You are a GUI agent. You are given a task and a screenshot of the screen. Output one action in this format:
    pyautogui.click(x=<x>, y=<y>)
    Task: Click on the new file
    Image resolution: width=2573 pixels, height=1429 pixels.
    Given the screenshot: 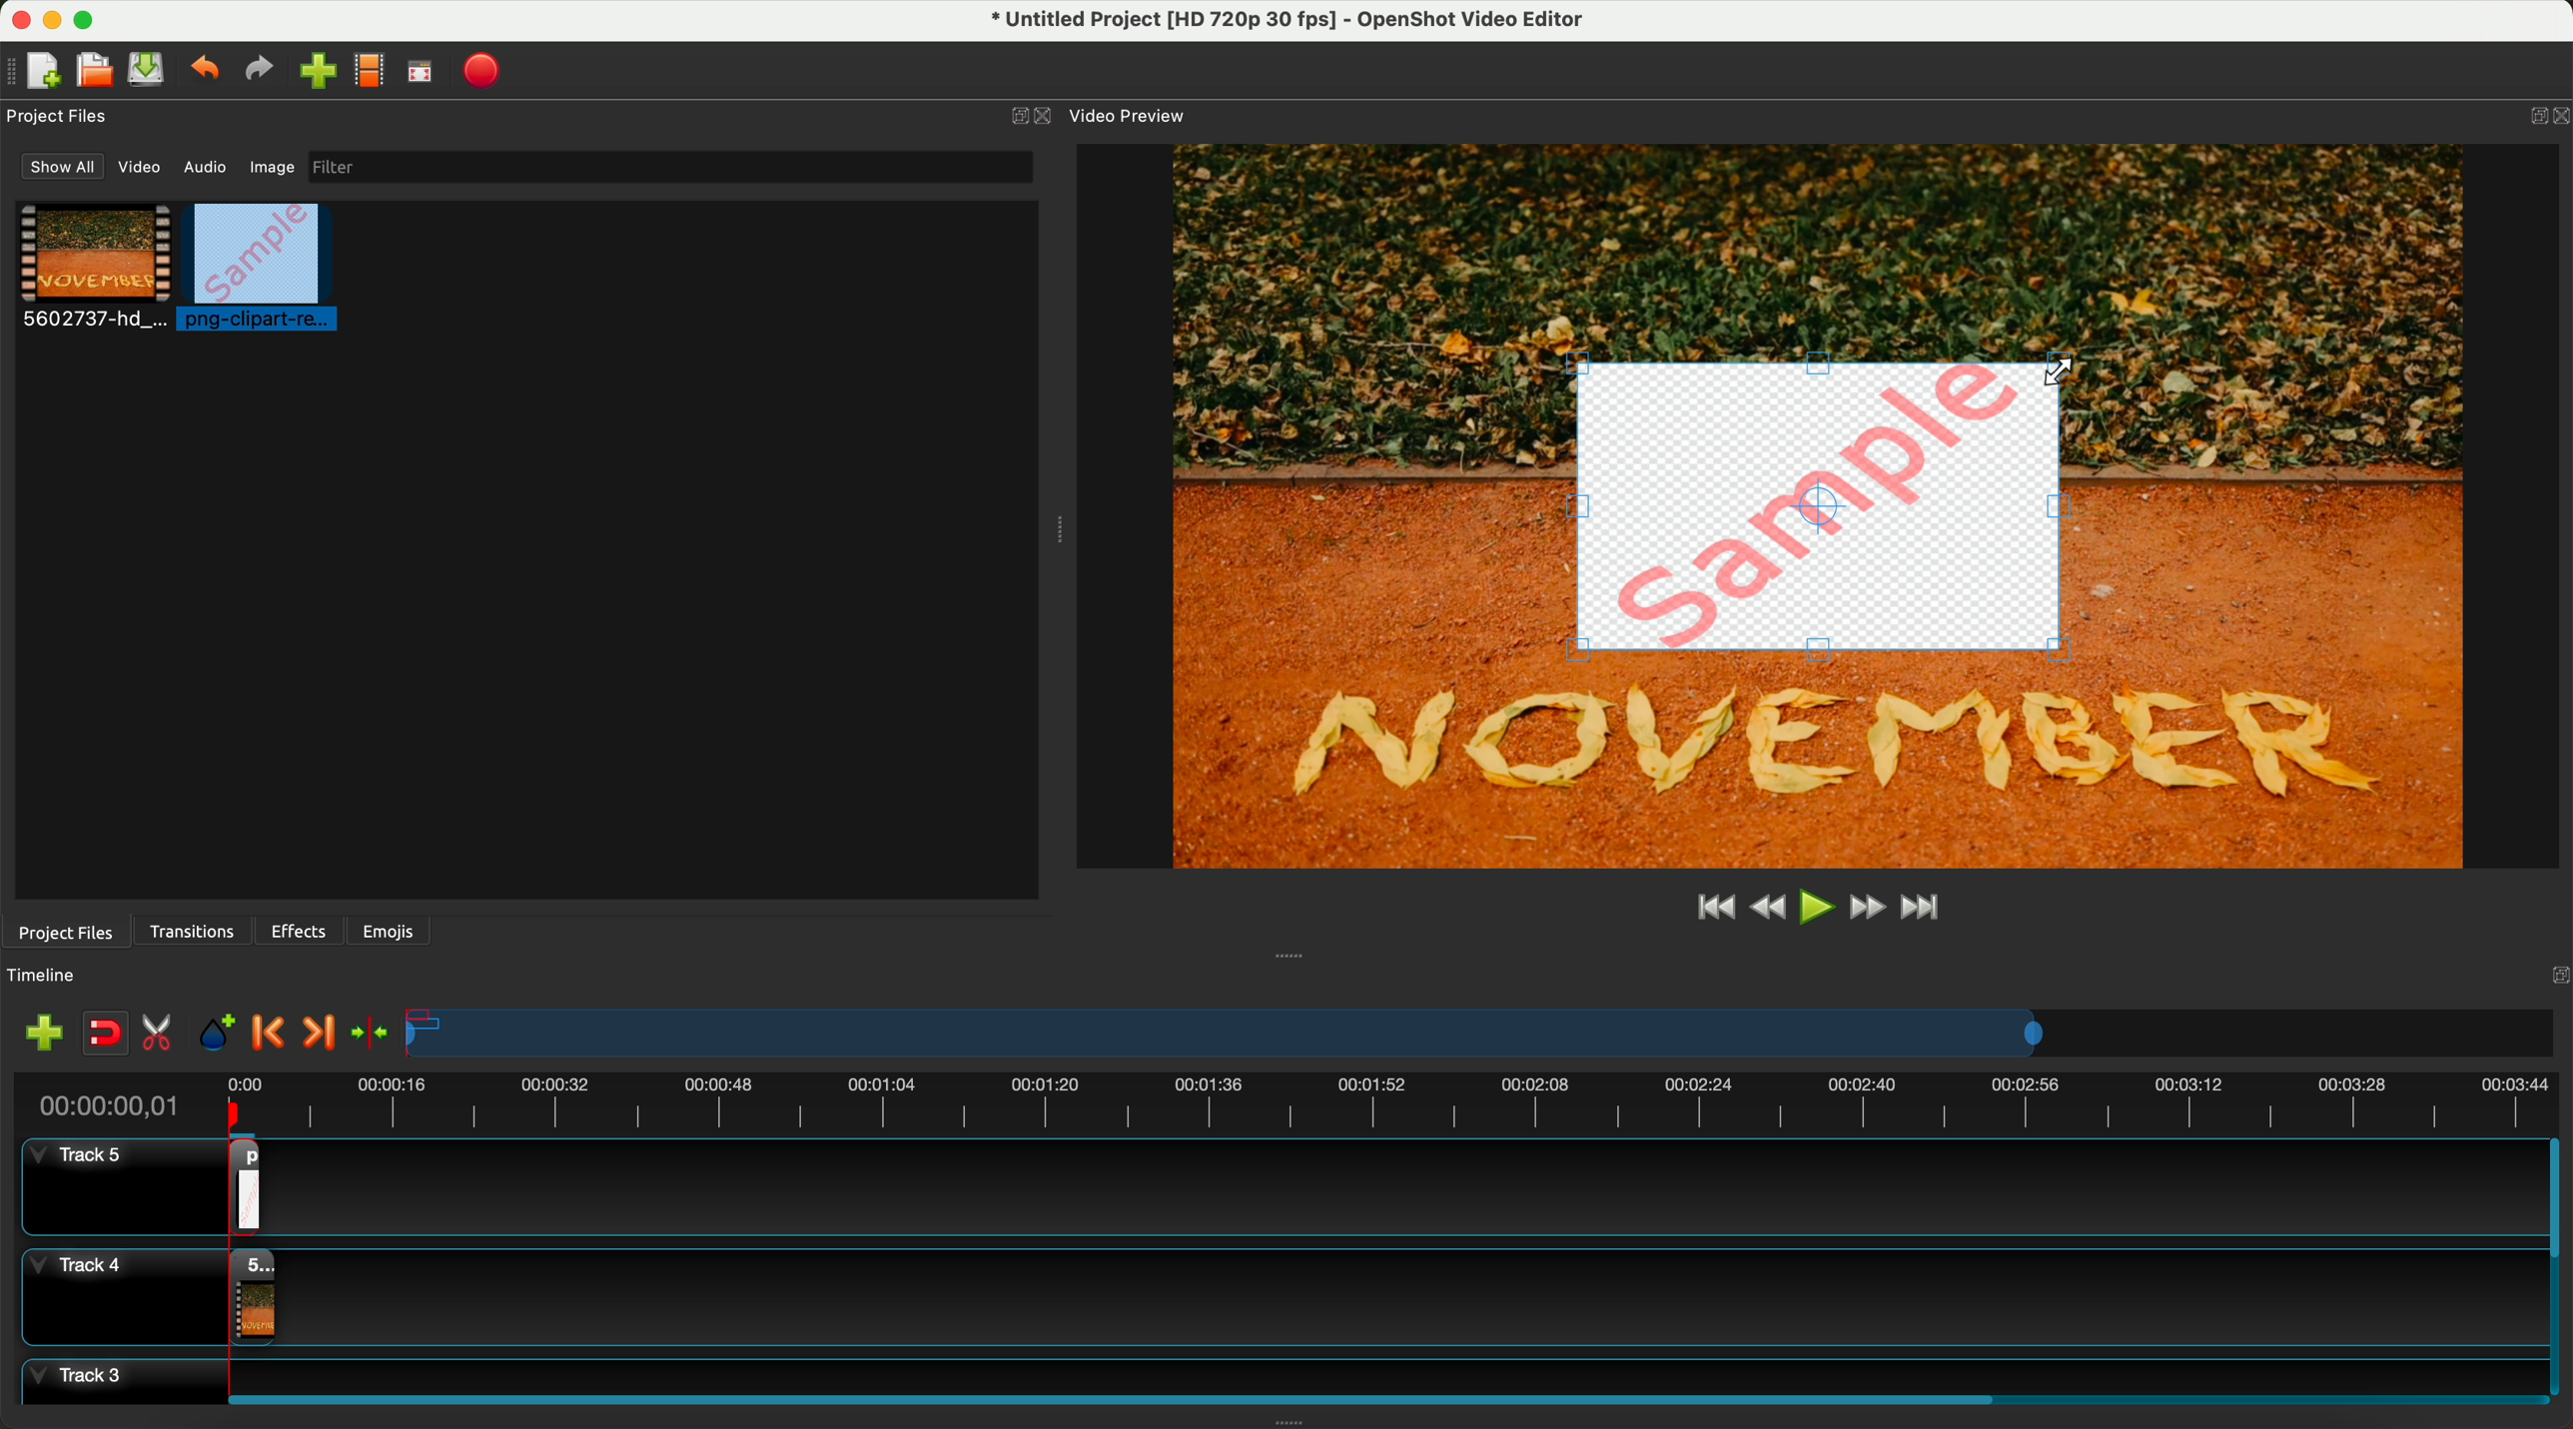 What is the action you would take?
    pyautogui.click(x=37, y=71)
    